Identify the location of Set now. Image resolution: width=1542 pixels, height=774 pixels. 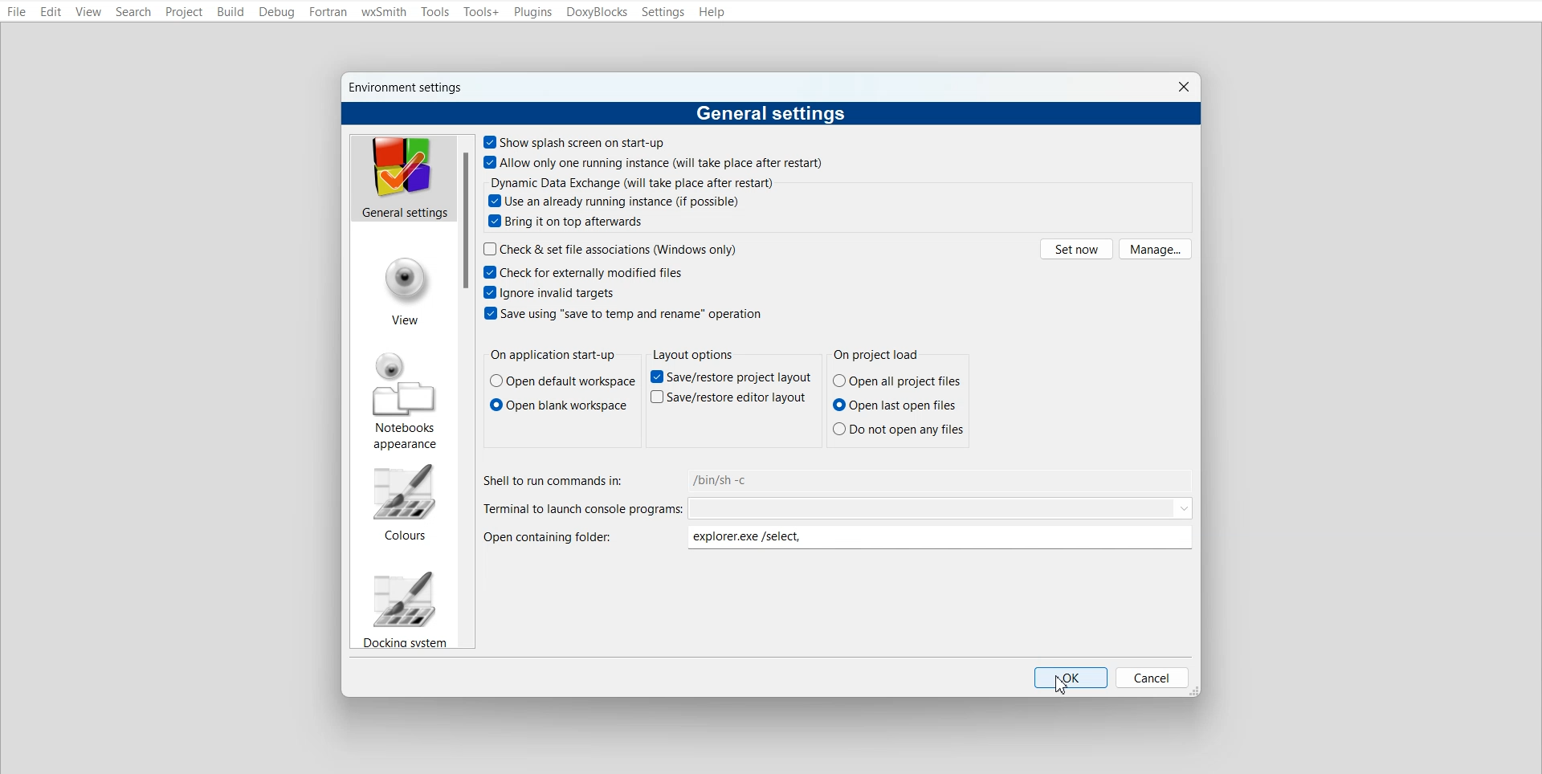
(1076, 248).